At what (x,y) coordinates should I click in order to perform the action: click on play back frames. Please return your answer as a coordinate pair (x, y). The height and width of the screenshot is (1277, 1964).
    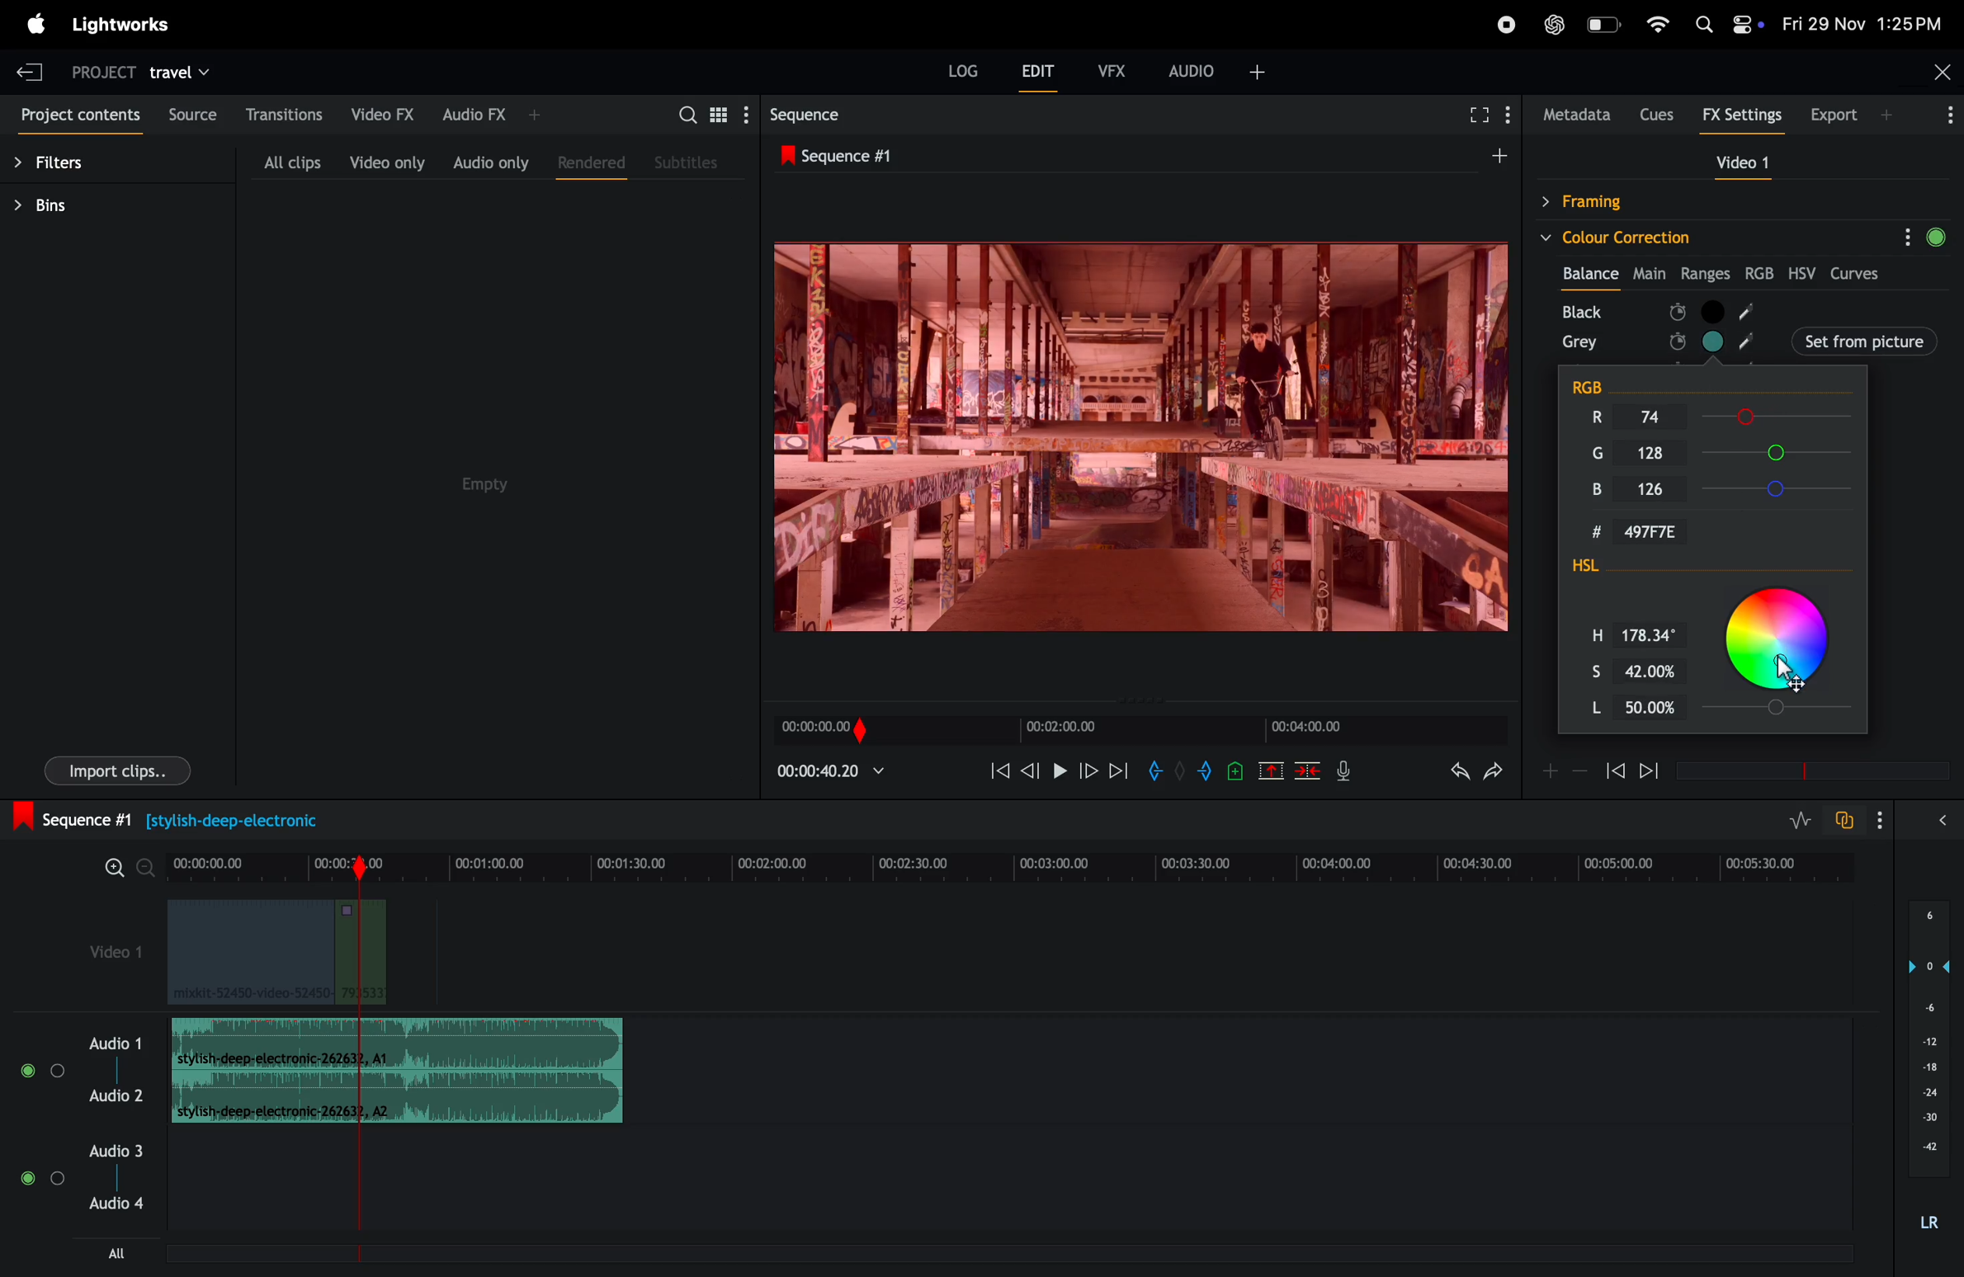
    Looking at the image, I should click on (1138, 436).